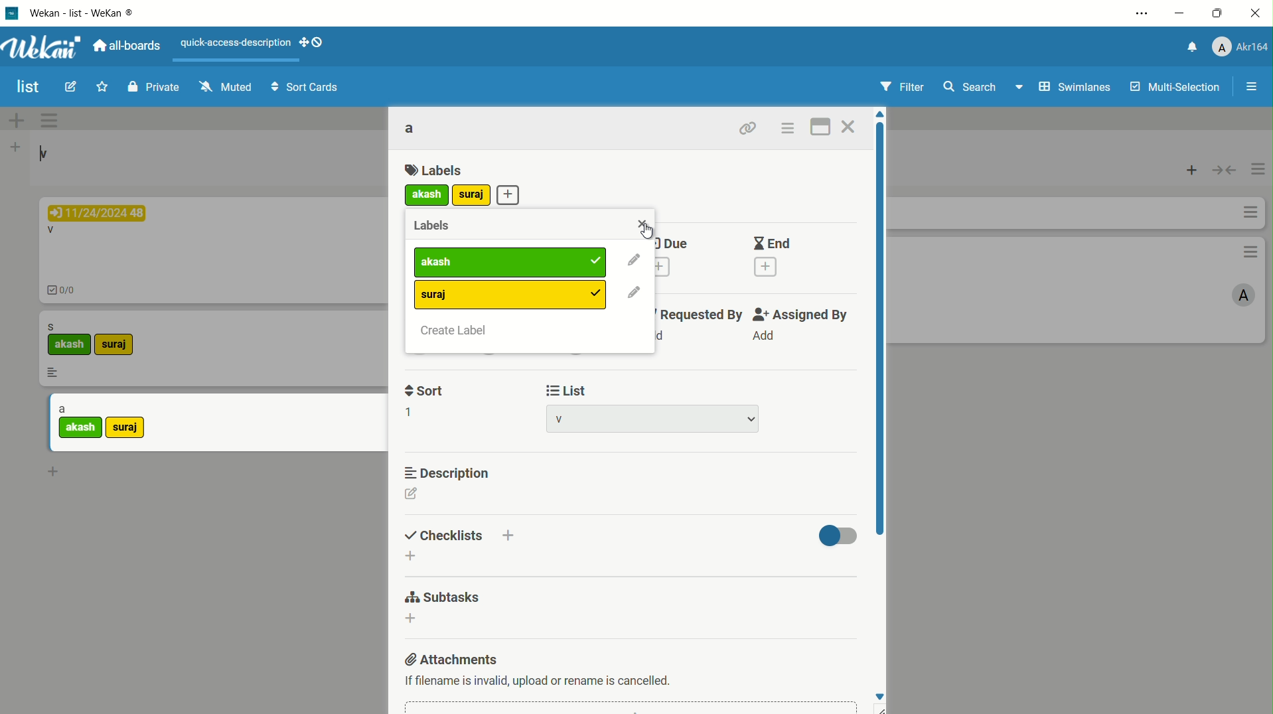 This screenshot has height=714, width=1273. Describe the element at coordinates (49, 157) in the screenshot. I see `v` at that location.